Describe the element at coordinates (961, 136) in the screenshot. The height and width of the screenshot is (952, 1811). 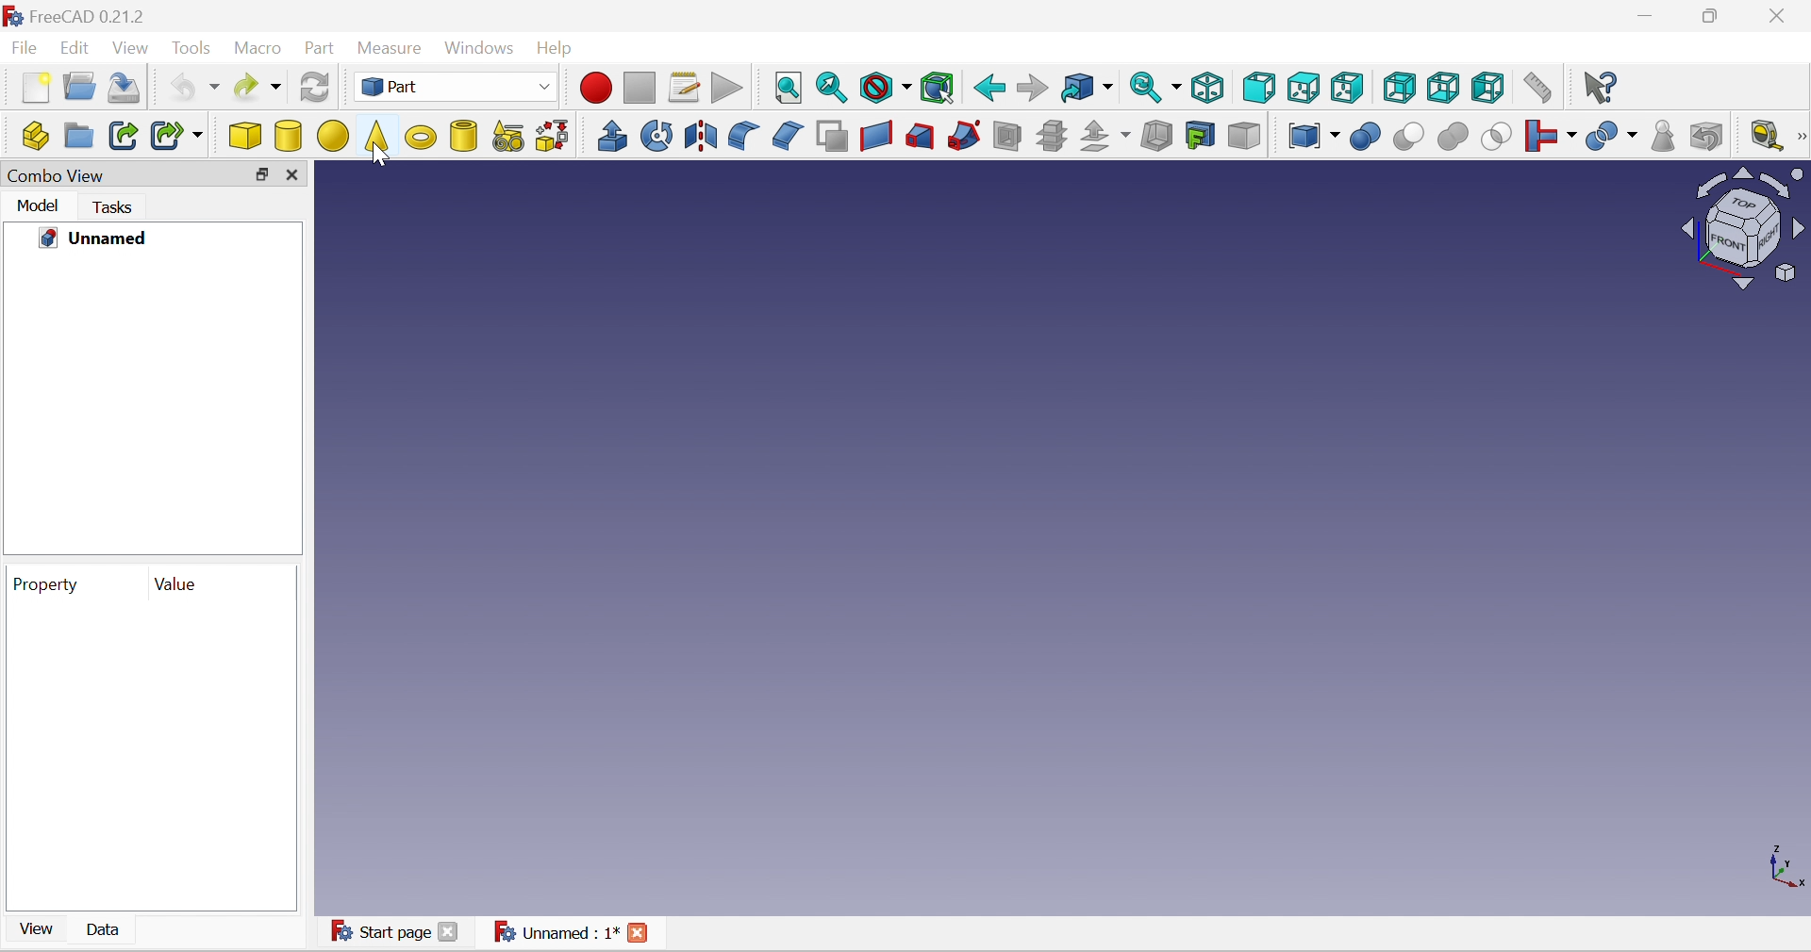
I see `Sweep` at that location.